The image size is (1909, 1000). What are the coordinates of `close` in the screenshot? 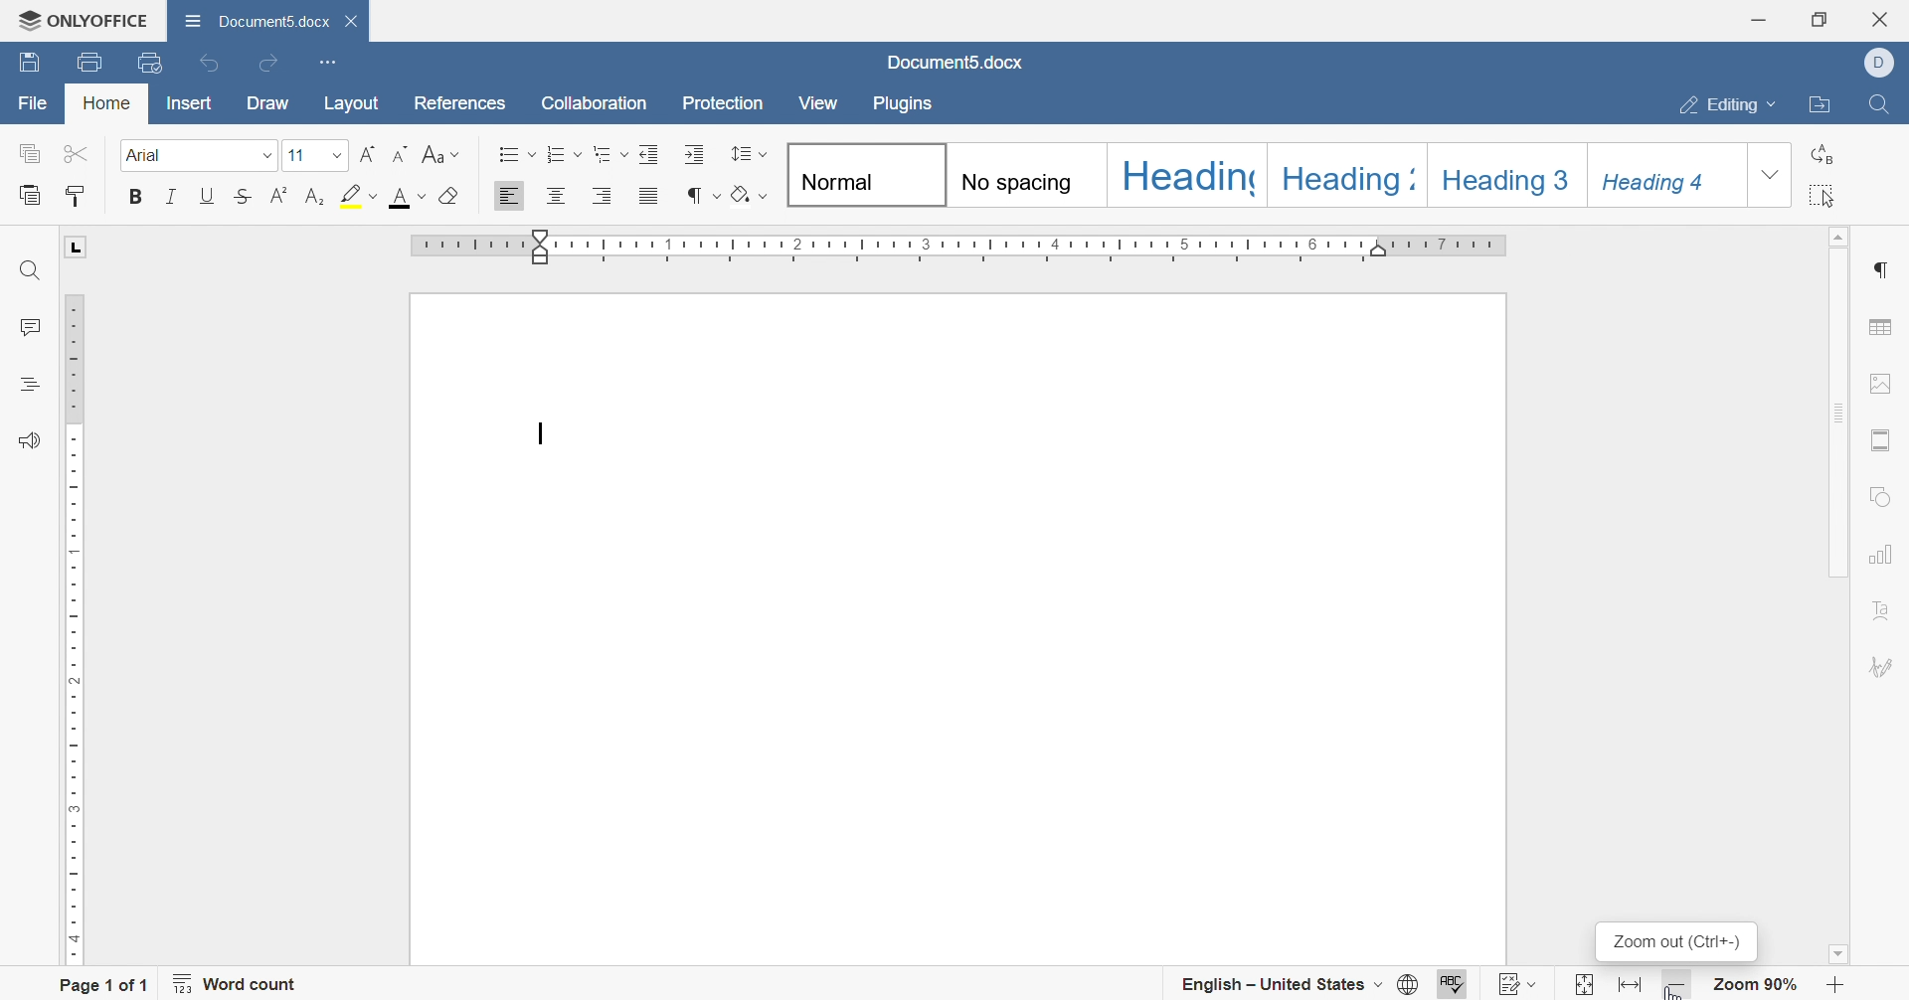 It's located at (350, 21).